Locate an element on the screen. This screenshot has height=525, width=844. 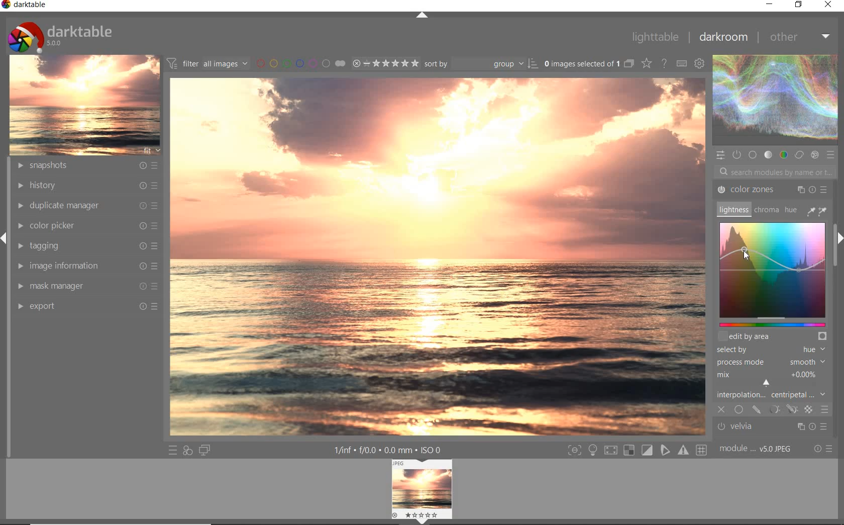
MODULE ORDER is located at coordinates (757, 449).